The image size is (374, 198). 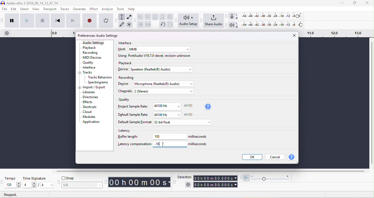 I want to click on time signature, so click(x=35, y=178).